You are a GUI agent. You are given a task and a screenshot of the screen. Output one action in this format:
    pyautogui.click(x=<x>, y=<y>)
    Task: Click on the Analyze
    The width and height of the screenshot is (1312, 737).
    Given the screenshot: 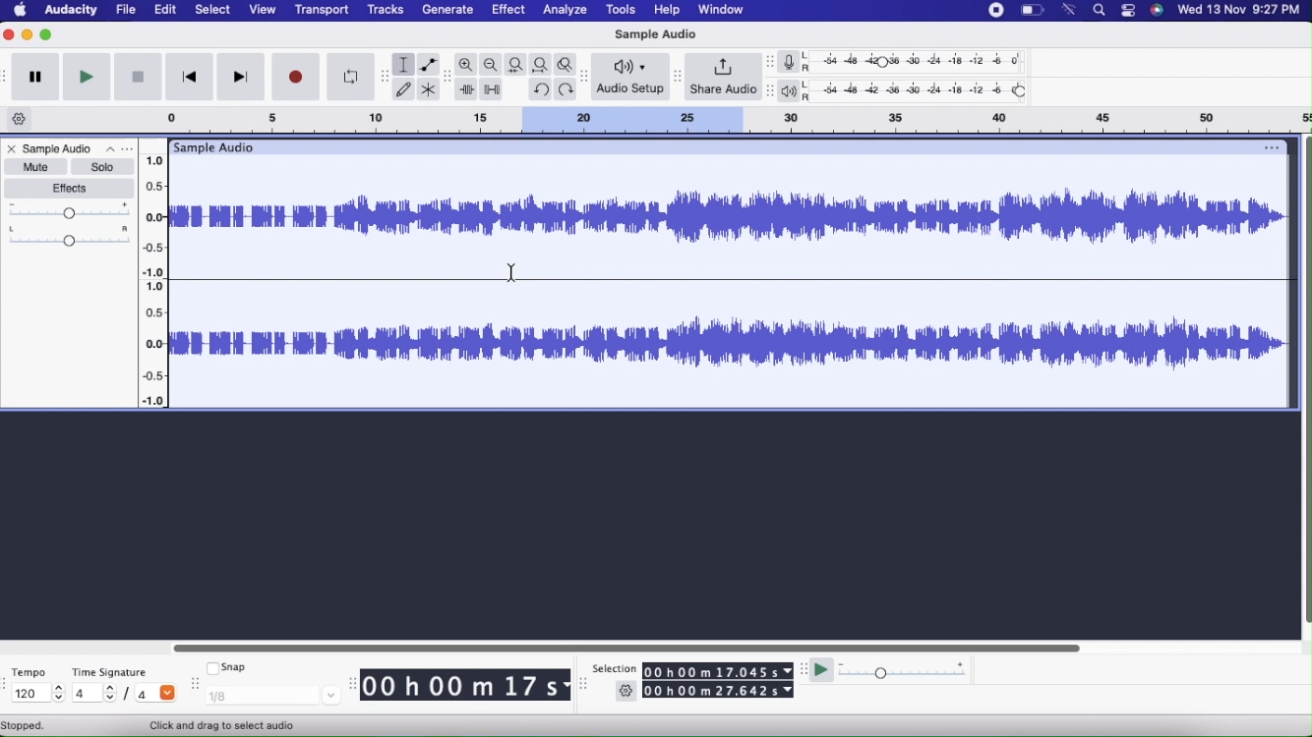 What is the action you would take?
    pyautogui.click(x=567, y=10)
    